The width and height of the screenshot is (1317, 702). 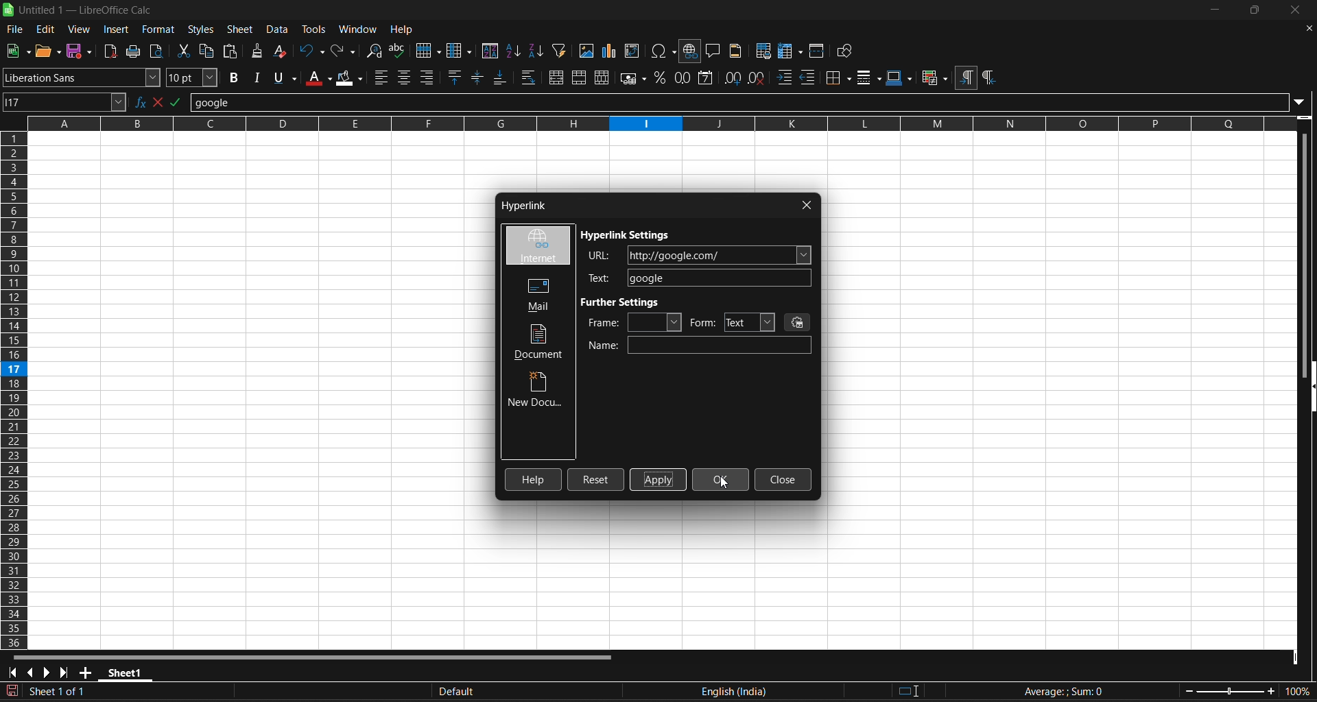 What do you see at coordinates (807, 205) in the screenshot?
I see `close` at bounding box center [807, 205].